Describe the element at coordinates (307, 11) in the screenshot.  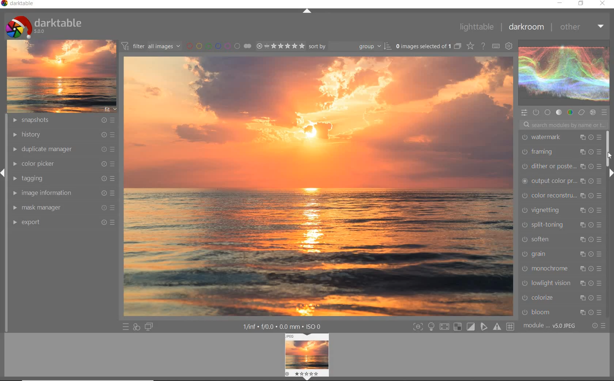
I see `EXPAND/COLLAPSE` at that location.